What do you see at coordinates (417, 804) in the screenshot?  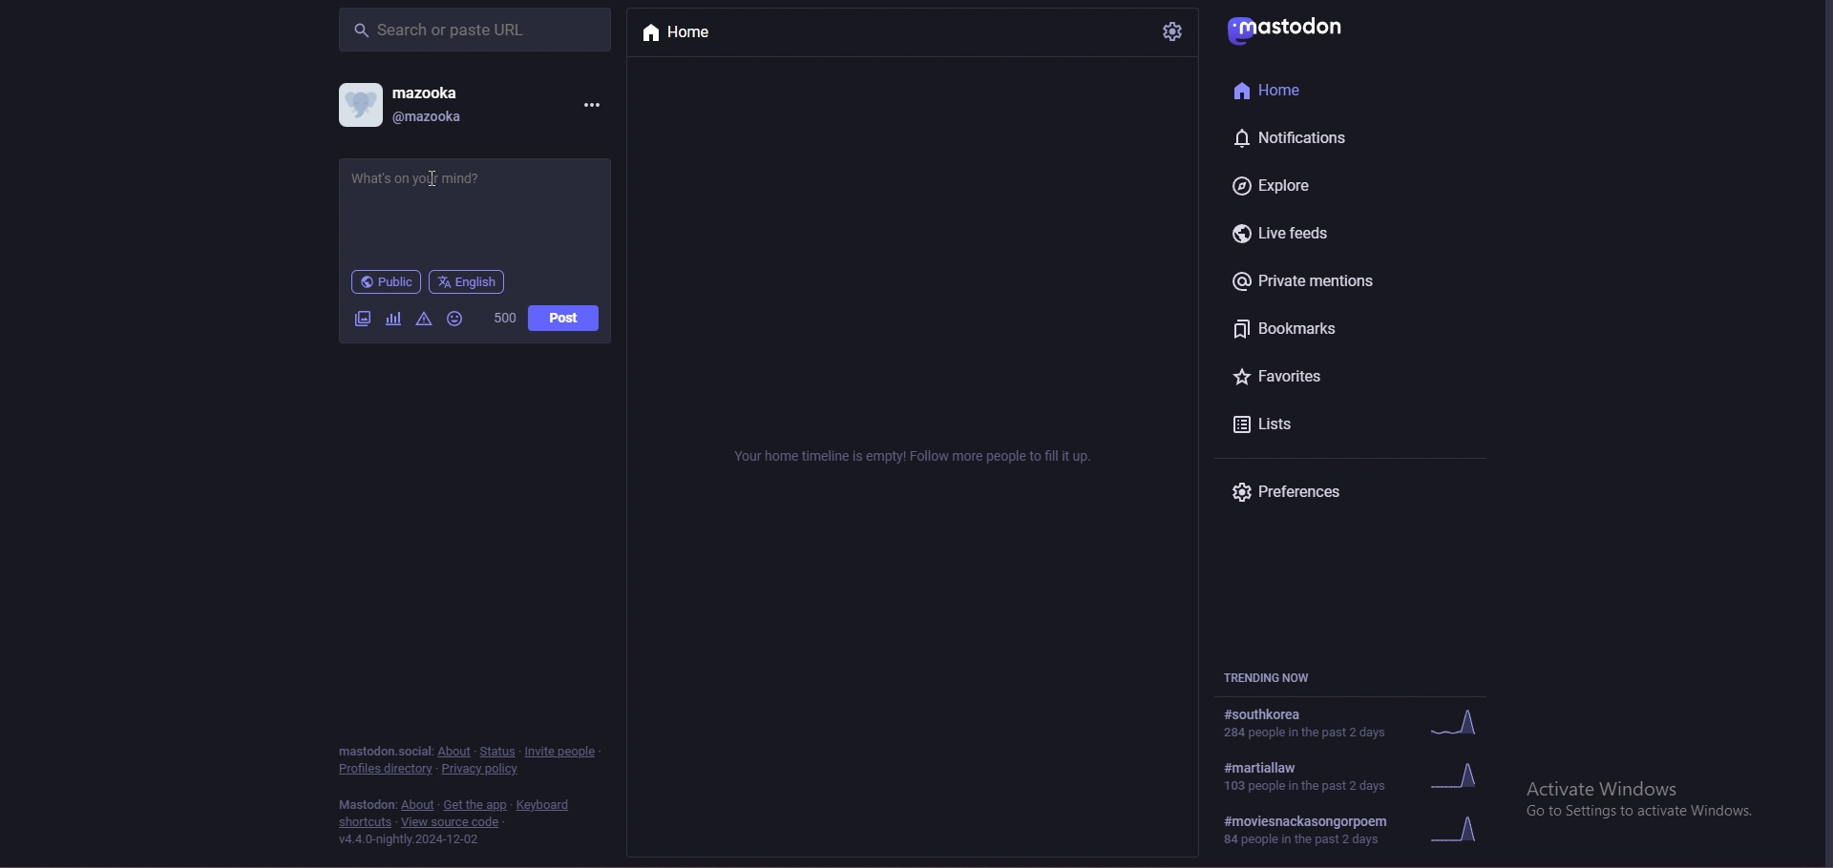 I see `about` at bounding box center [417, 804].